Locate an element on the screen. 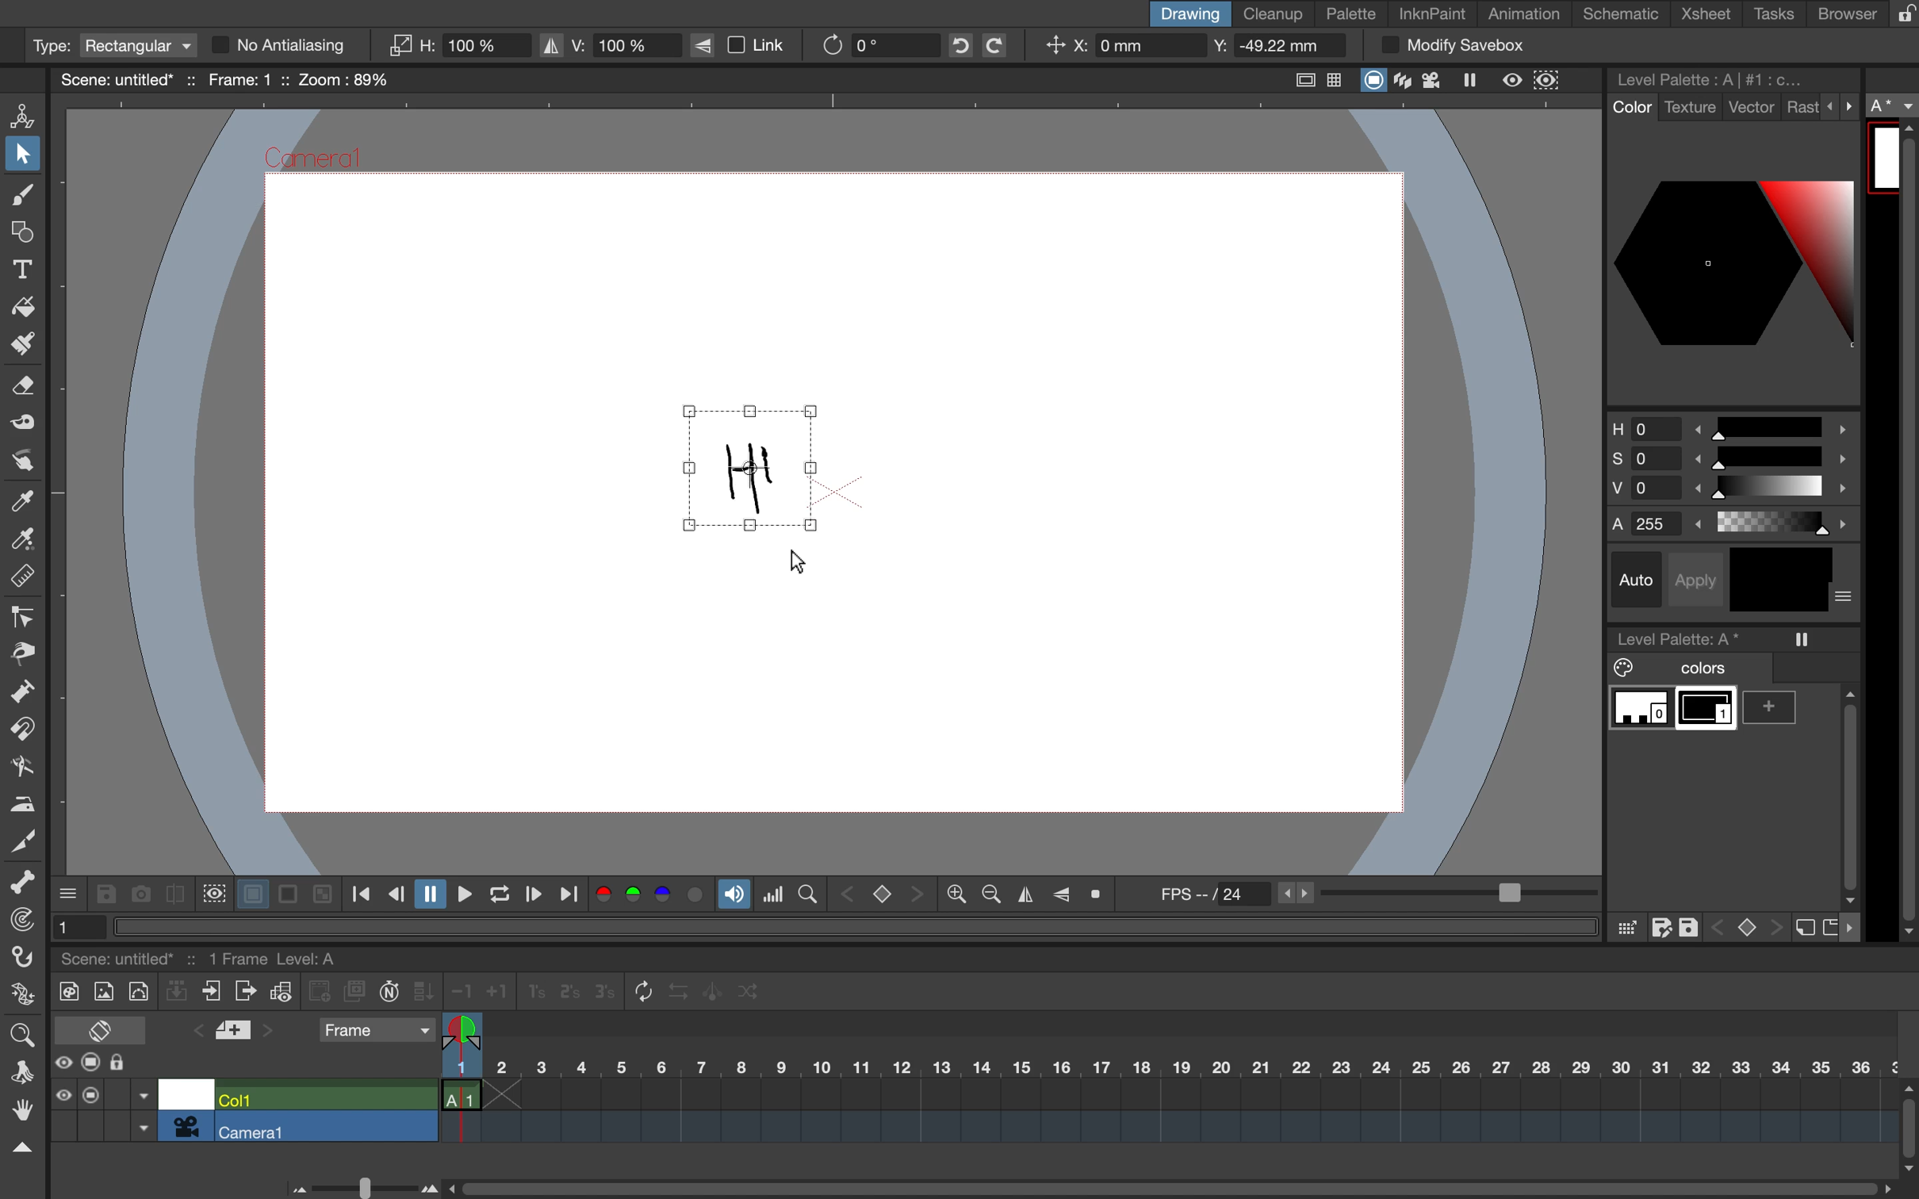 The image size is (1919, 1199). undo is located at coordinates (955, 45).